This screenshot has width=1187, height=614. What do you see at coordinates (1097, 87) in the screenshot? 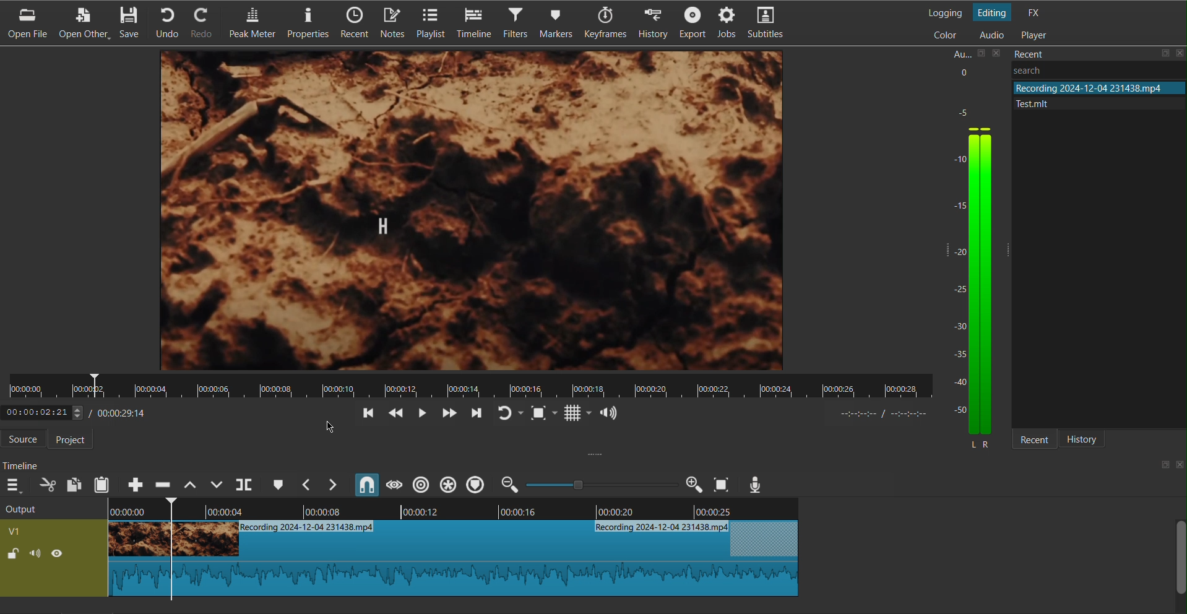
I see `file` at bounding box center [1097, 87].